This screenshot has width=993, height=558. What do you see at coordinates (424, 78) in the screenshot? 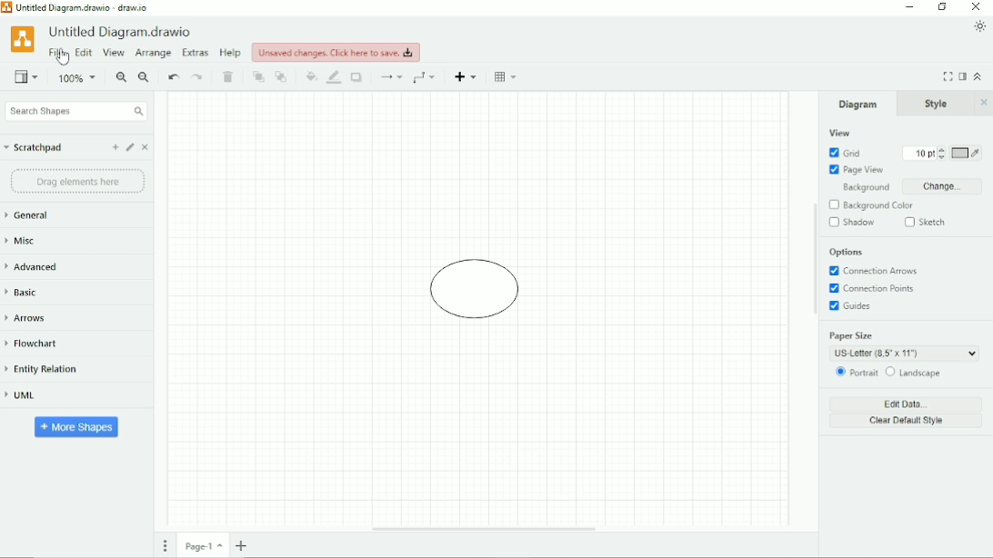
I see `Waypoints` at bounding box center [424, 78].